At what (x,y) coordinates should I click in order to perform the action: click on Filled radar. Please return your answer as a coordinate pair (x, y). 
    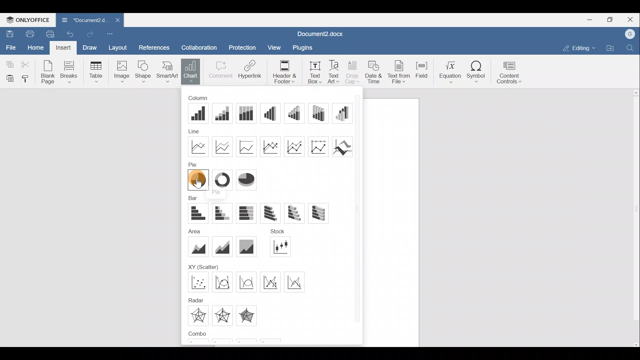
    Looking at the image, I should click on (222, 315).